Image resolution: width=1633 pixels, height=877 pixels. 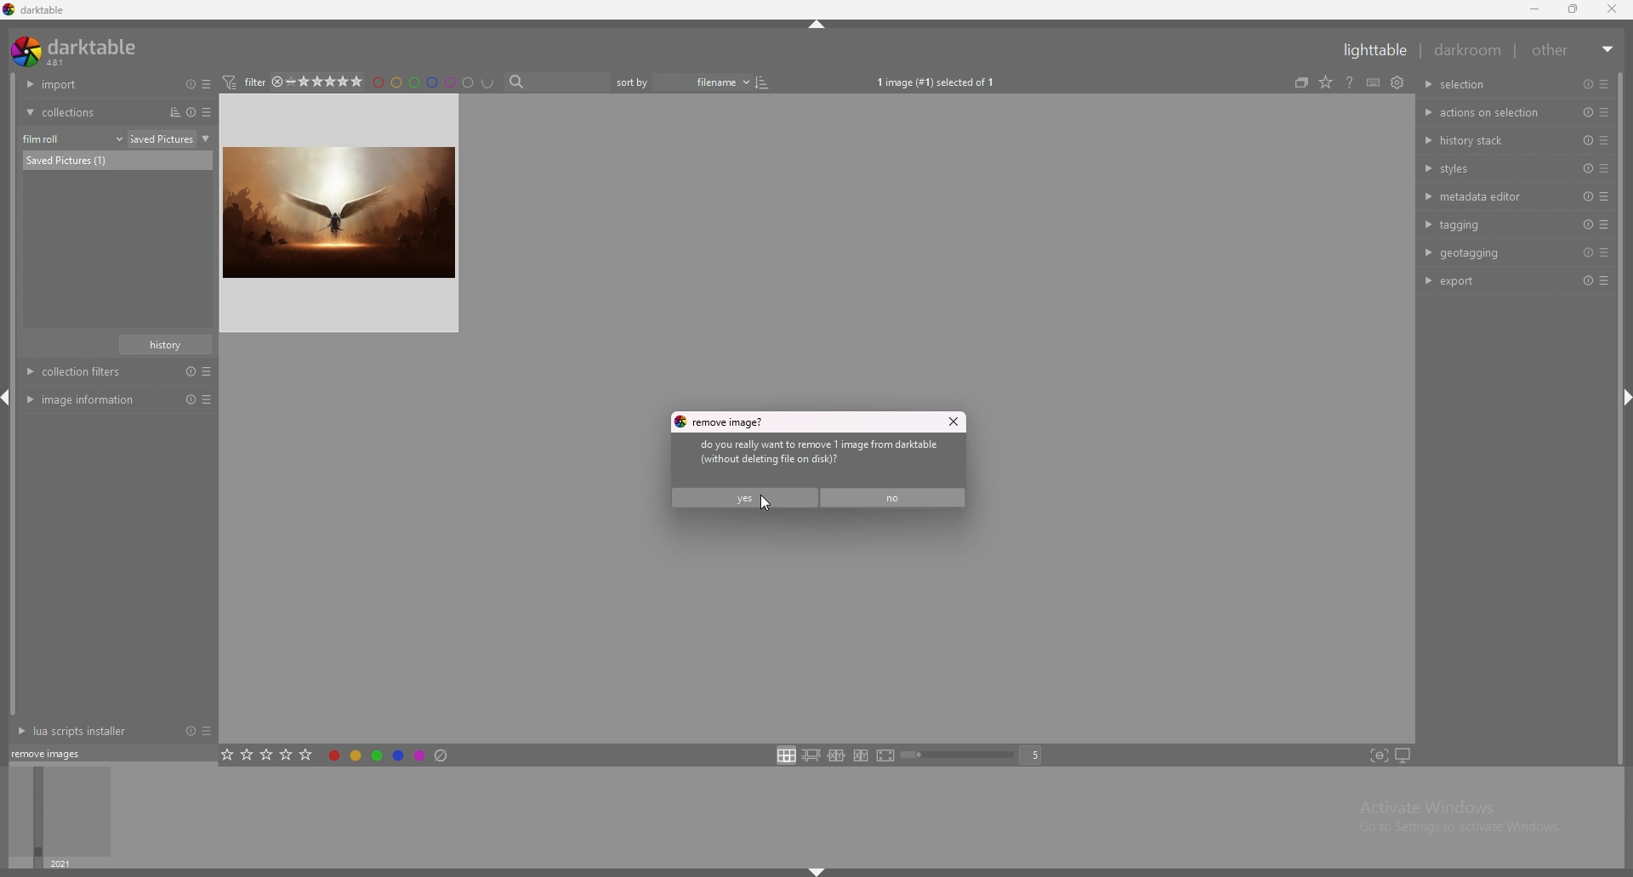 What do you see at coordinates (1346, 81) in the screenshot?
I see `change type of overlays` at bounding box center [1346, 81].